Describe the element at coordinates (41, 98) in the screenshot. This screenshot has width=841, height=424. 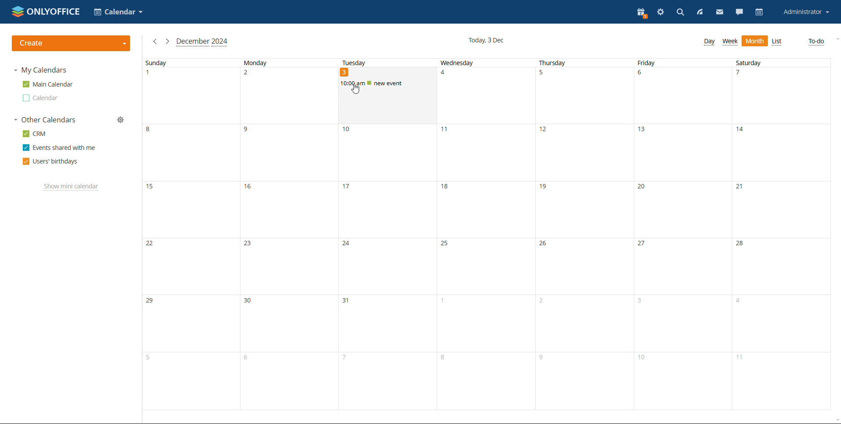
I see `other calendar` at that location.